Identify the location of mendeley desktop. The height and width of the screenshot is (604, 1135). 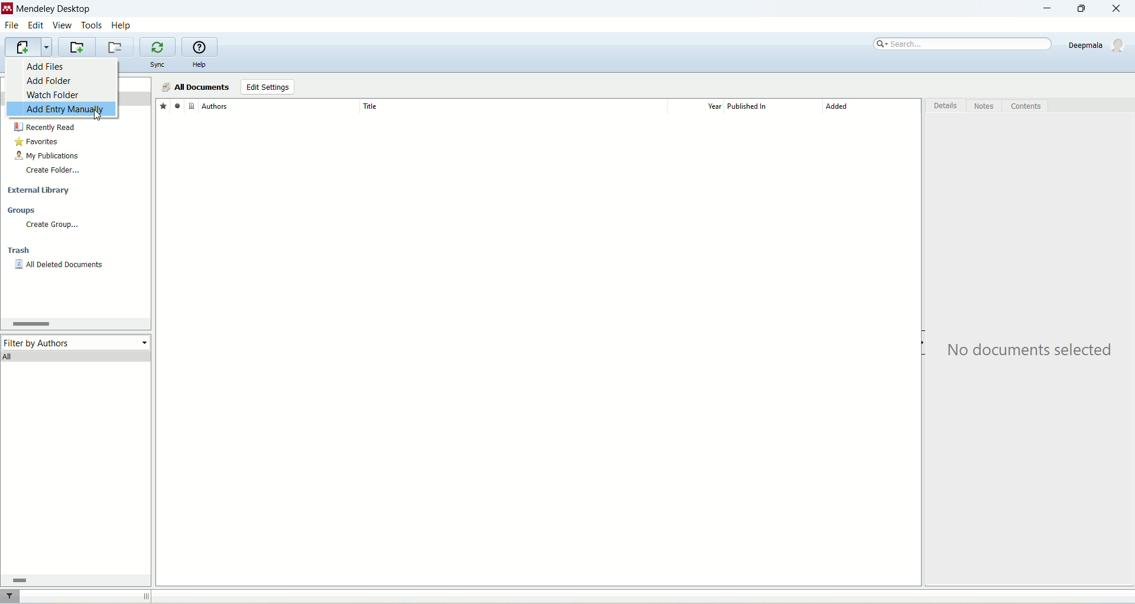
(52, 10).